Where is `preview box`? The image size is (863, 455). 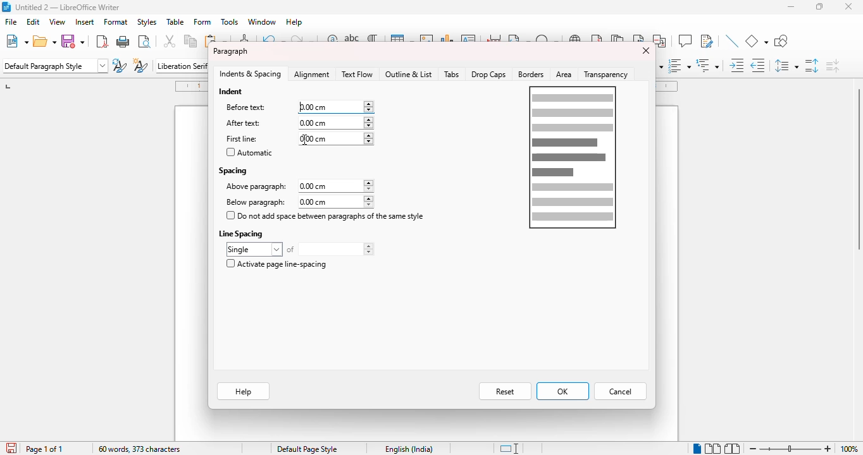 preview box is located at coordinates (573, 157).